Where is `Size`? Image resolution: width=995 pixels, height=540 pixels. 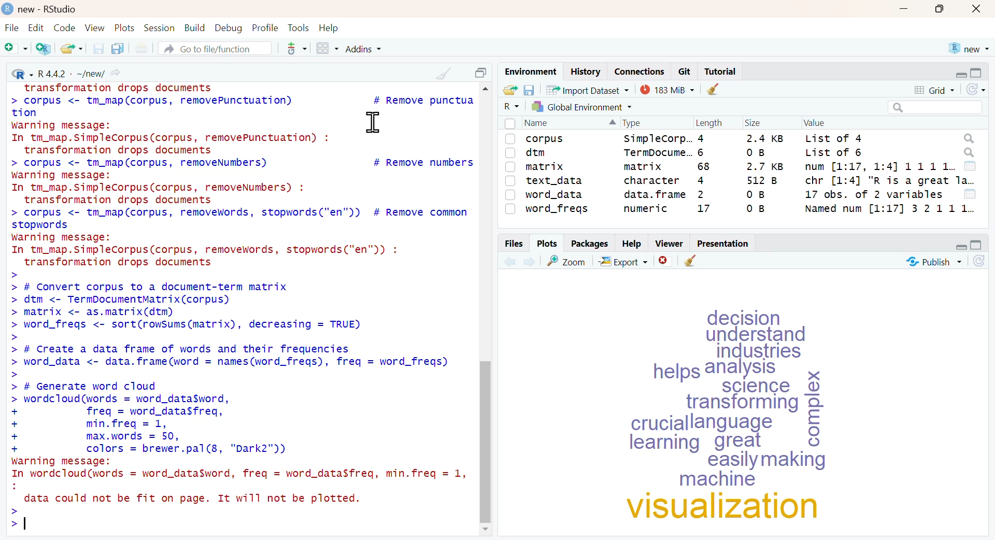 Size is located at coordinates (751, 123).